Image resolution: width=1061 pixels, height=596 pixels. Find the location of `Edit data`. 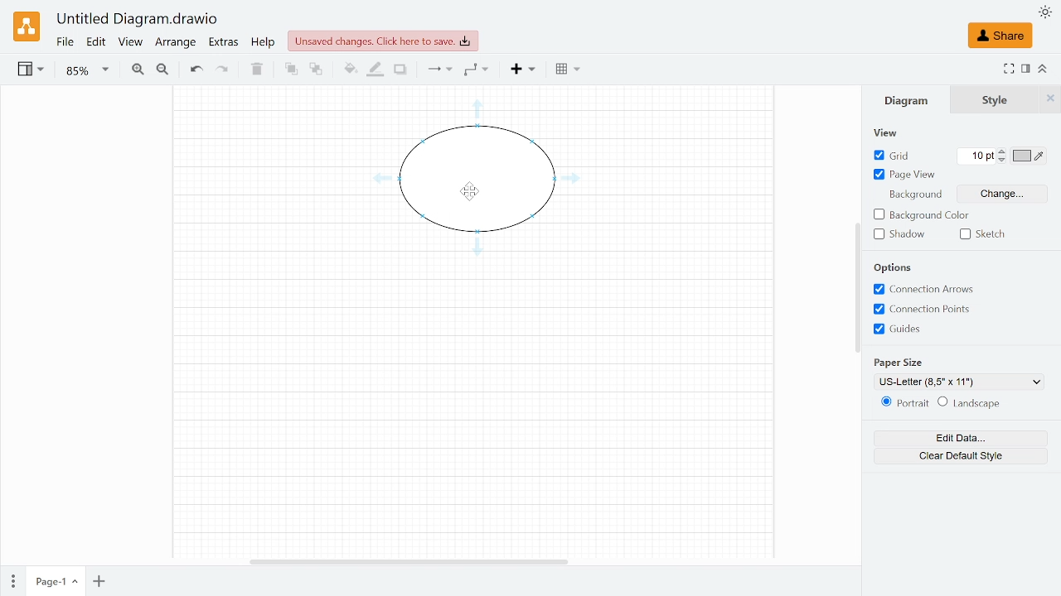

Edit data is located at coordinates (960, 438).